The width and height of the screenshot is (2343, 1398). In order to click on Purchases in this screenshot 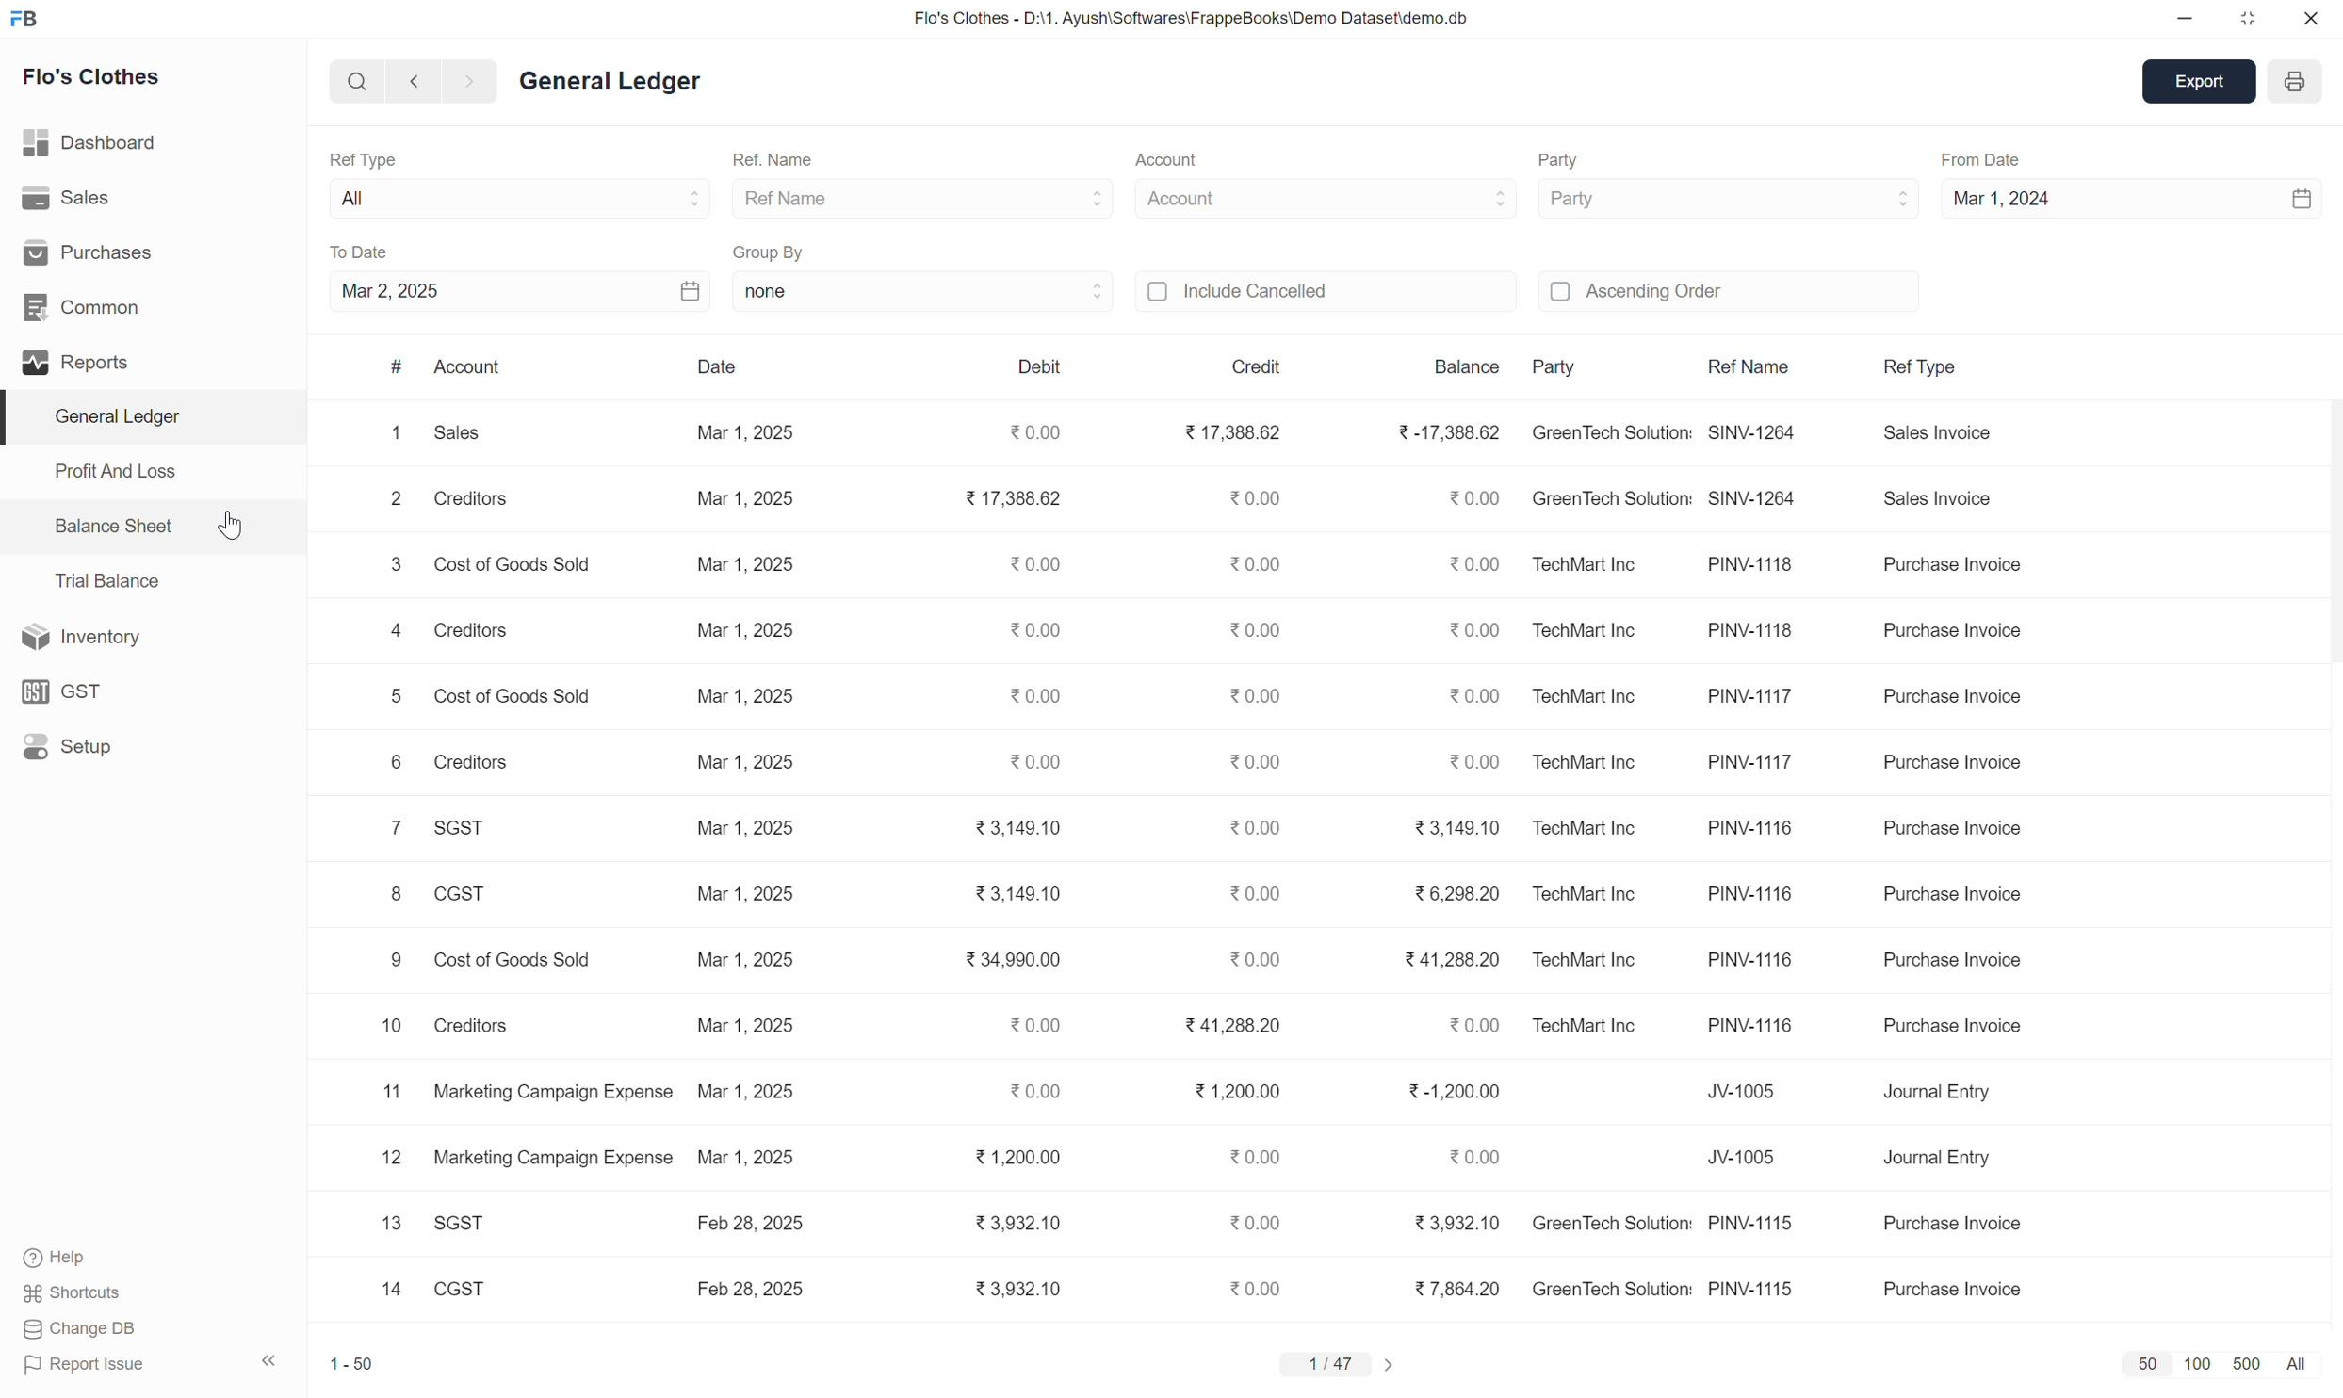, I will do `click(104, 254)`.